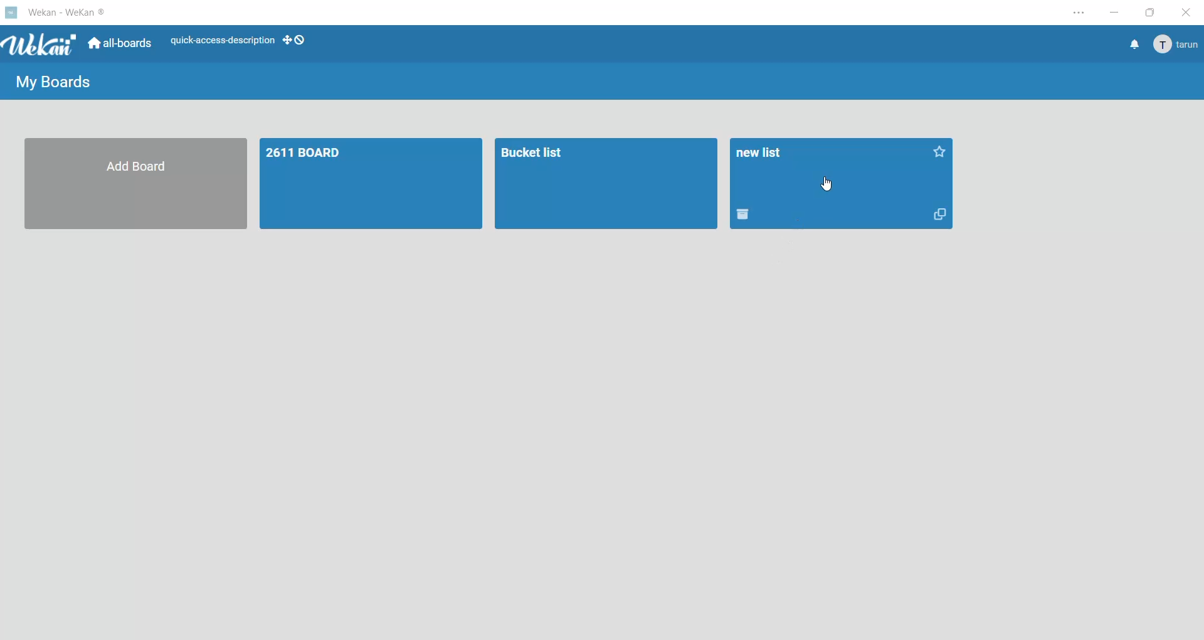  Describe the element at coordinates (745, 216) in the screenshot. I see `delete` at that location.